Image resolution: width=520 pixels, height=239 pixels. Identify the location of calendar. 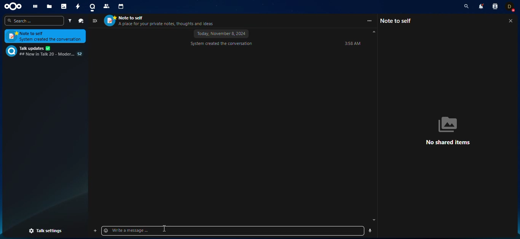
(121, 7).